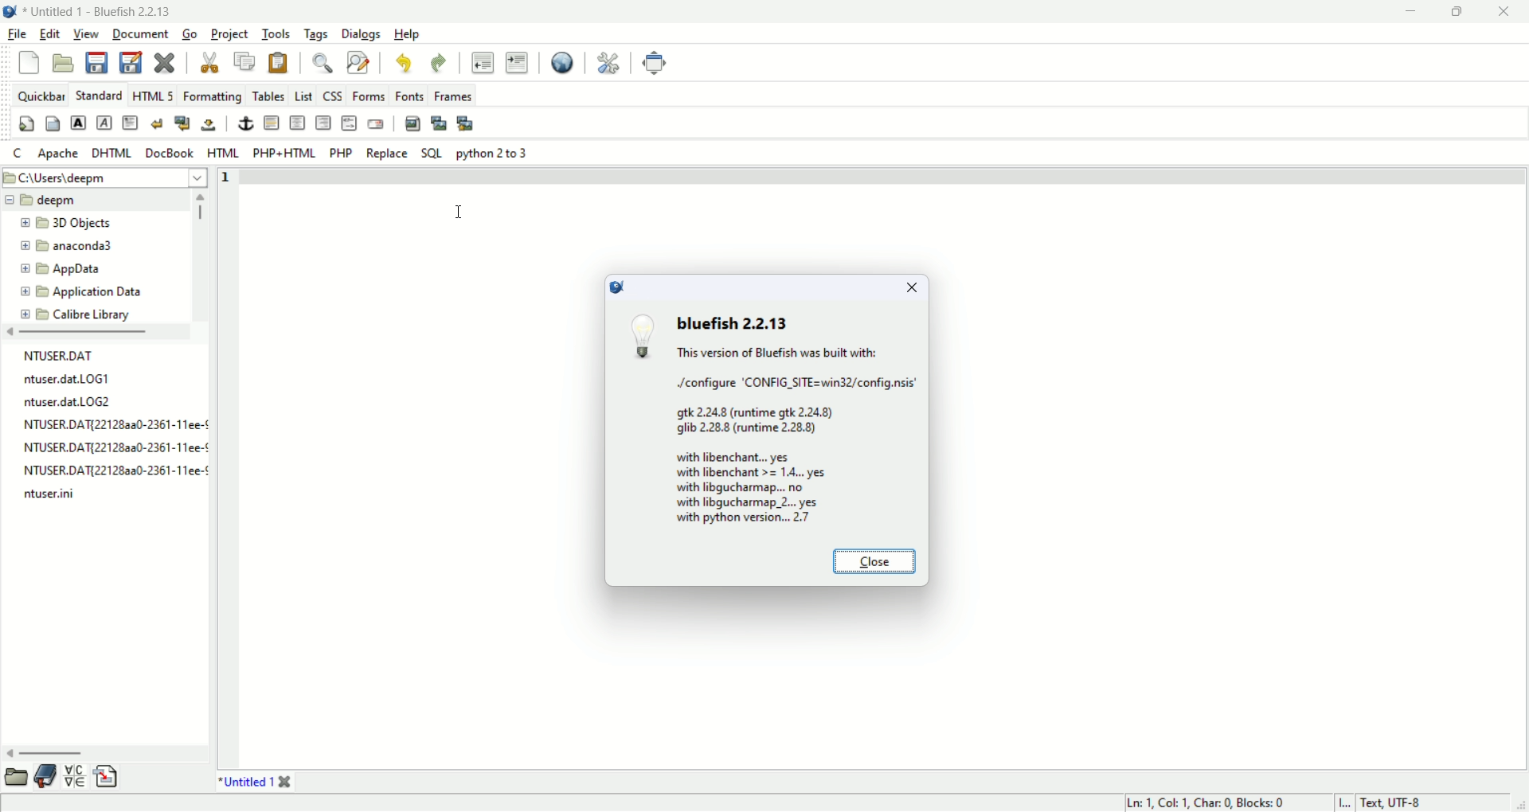 The height and width of the screenshot is (812, 1529). Describe the element at coordinates (87, 291) in the screenshot. I see `folder name` at that location.